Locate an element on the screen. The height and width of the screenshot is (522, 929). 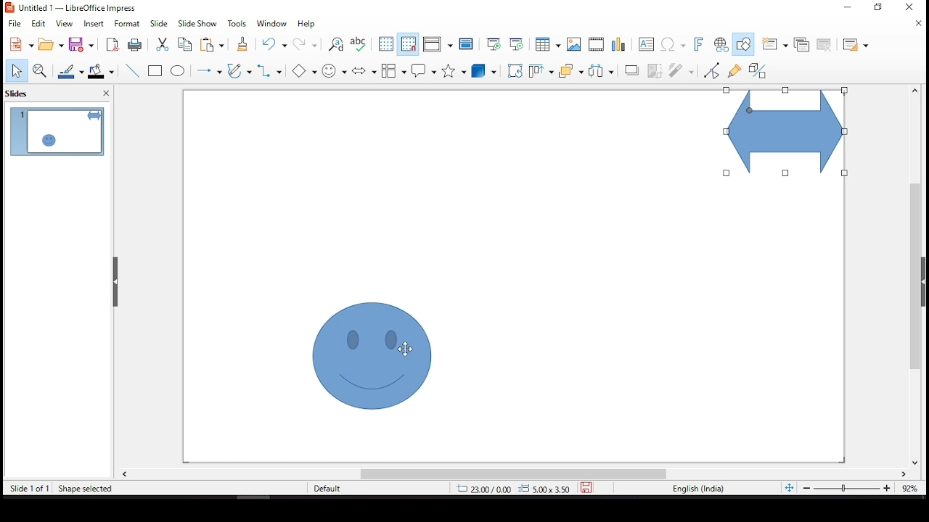
connectors is located at coordinates (269, 70).